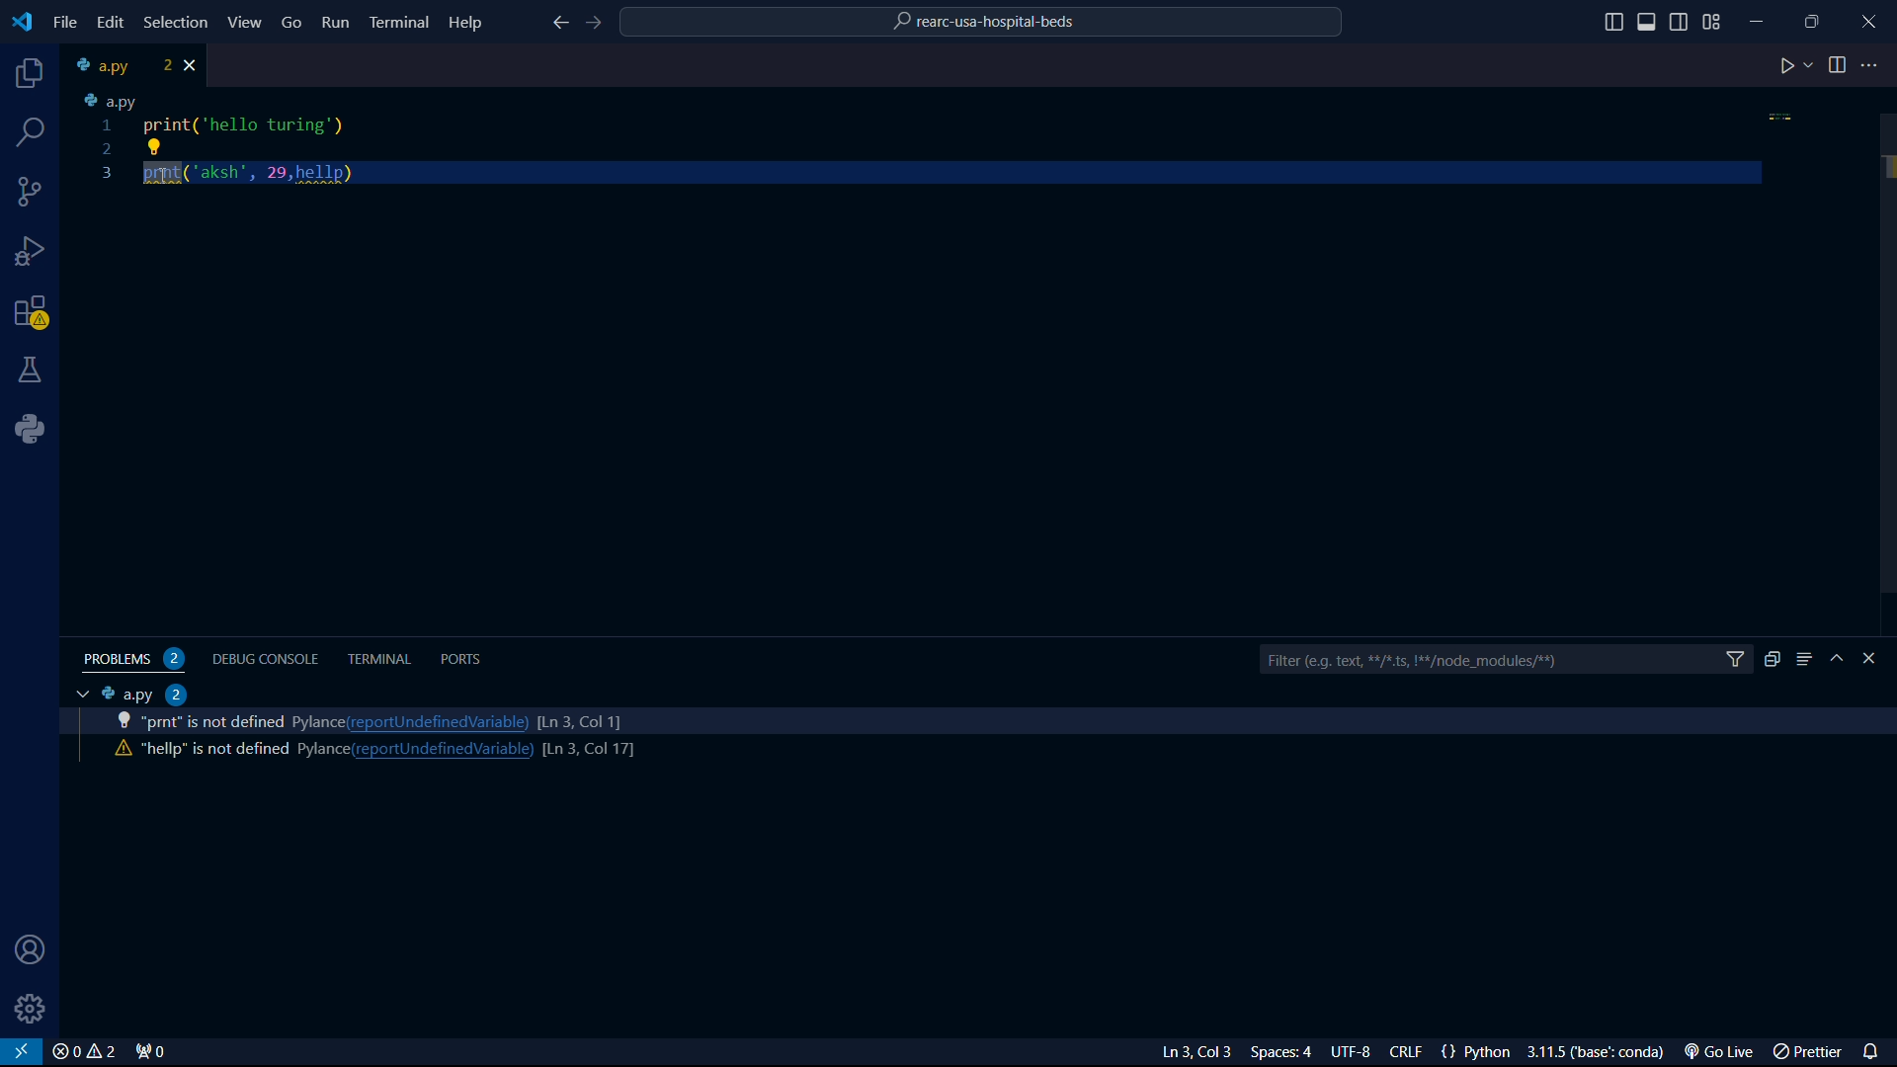 The image size is (1897, 1067). Describe the element at coordinates (1410, 1053) in the screenshot. I see `CRLF` at that location.